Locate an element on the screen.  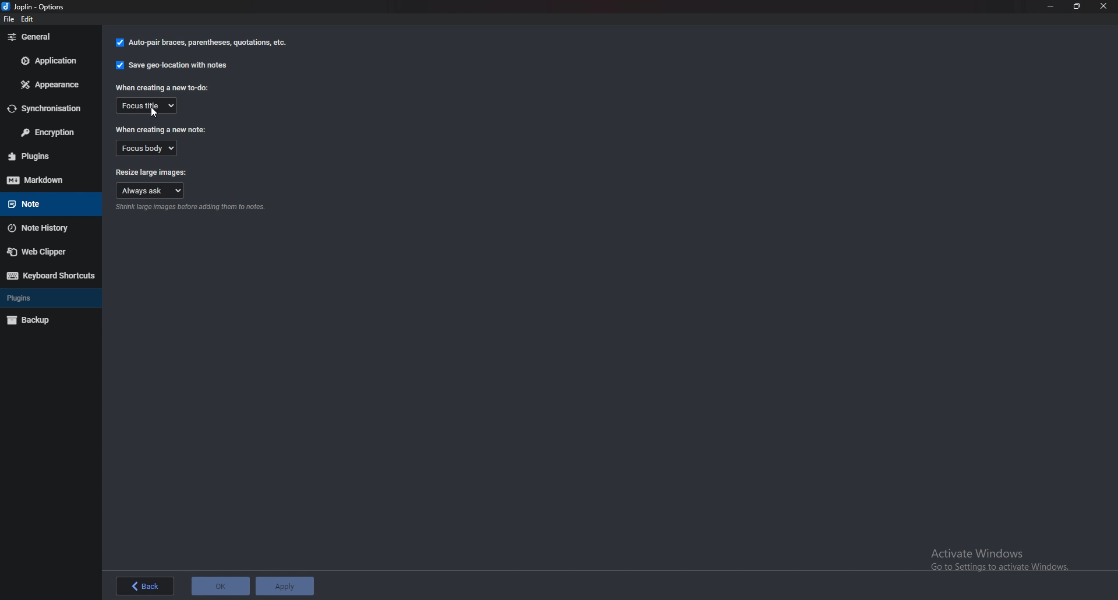
autopair braces, parenthesis, Quotations,etc. is located at coordinates (200, 44).